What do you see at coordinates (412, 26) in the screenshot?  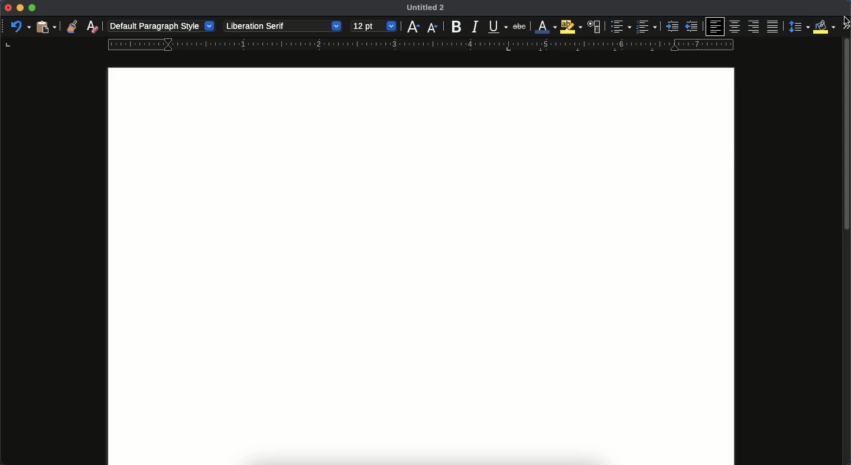 I see `decrease size` at bounding box center [412, 26].